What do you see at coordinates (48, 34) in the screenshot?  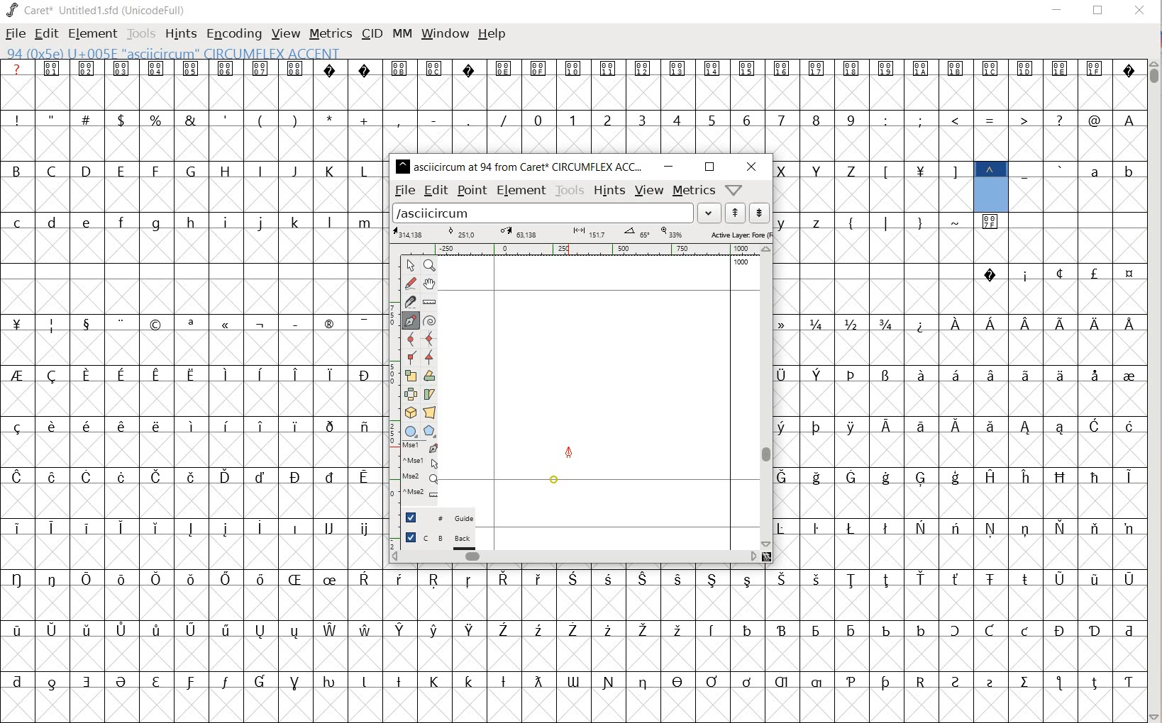 I see `EDIT` at bounding box center [48, 34].